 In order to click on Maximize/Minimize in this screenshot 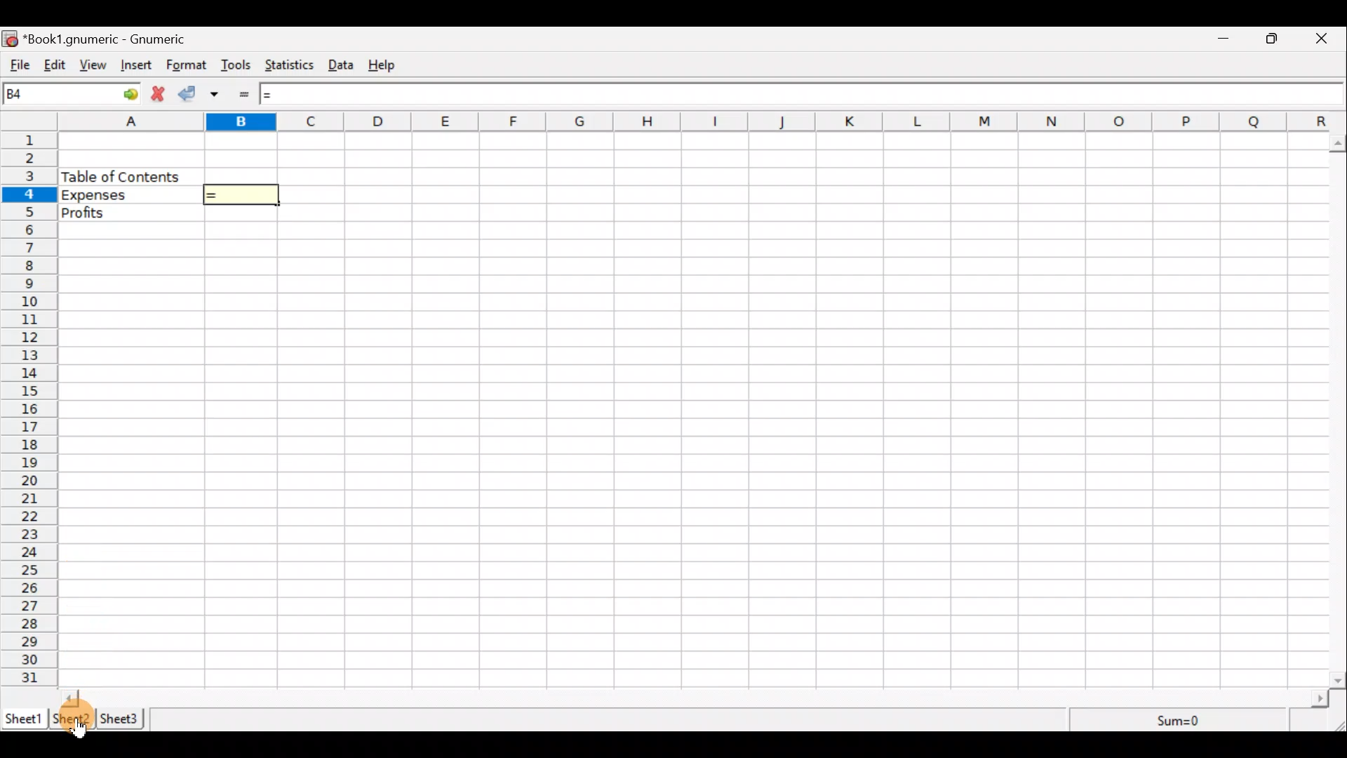, I will do `click(1276, 39)`.